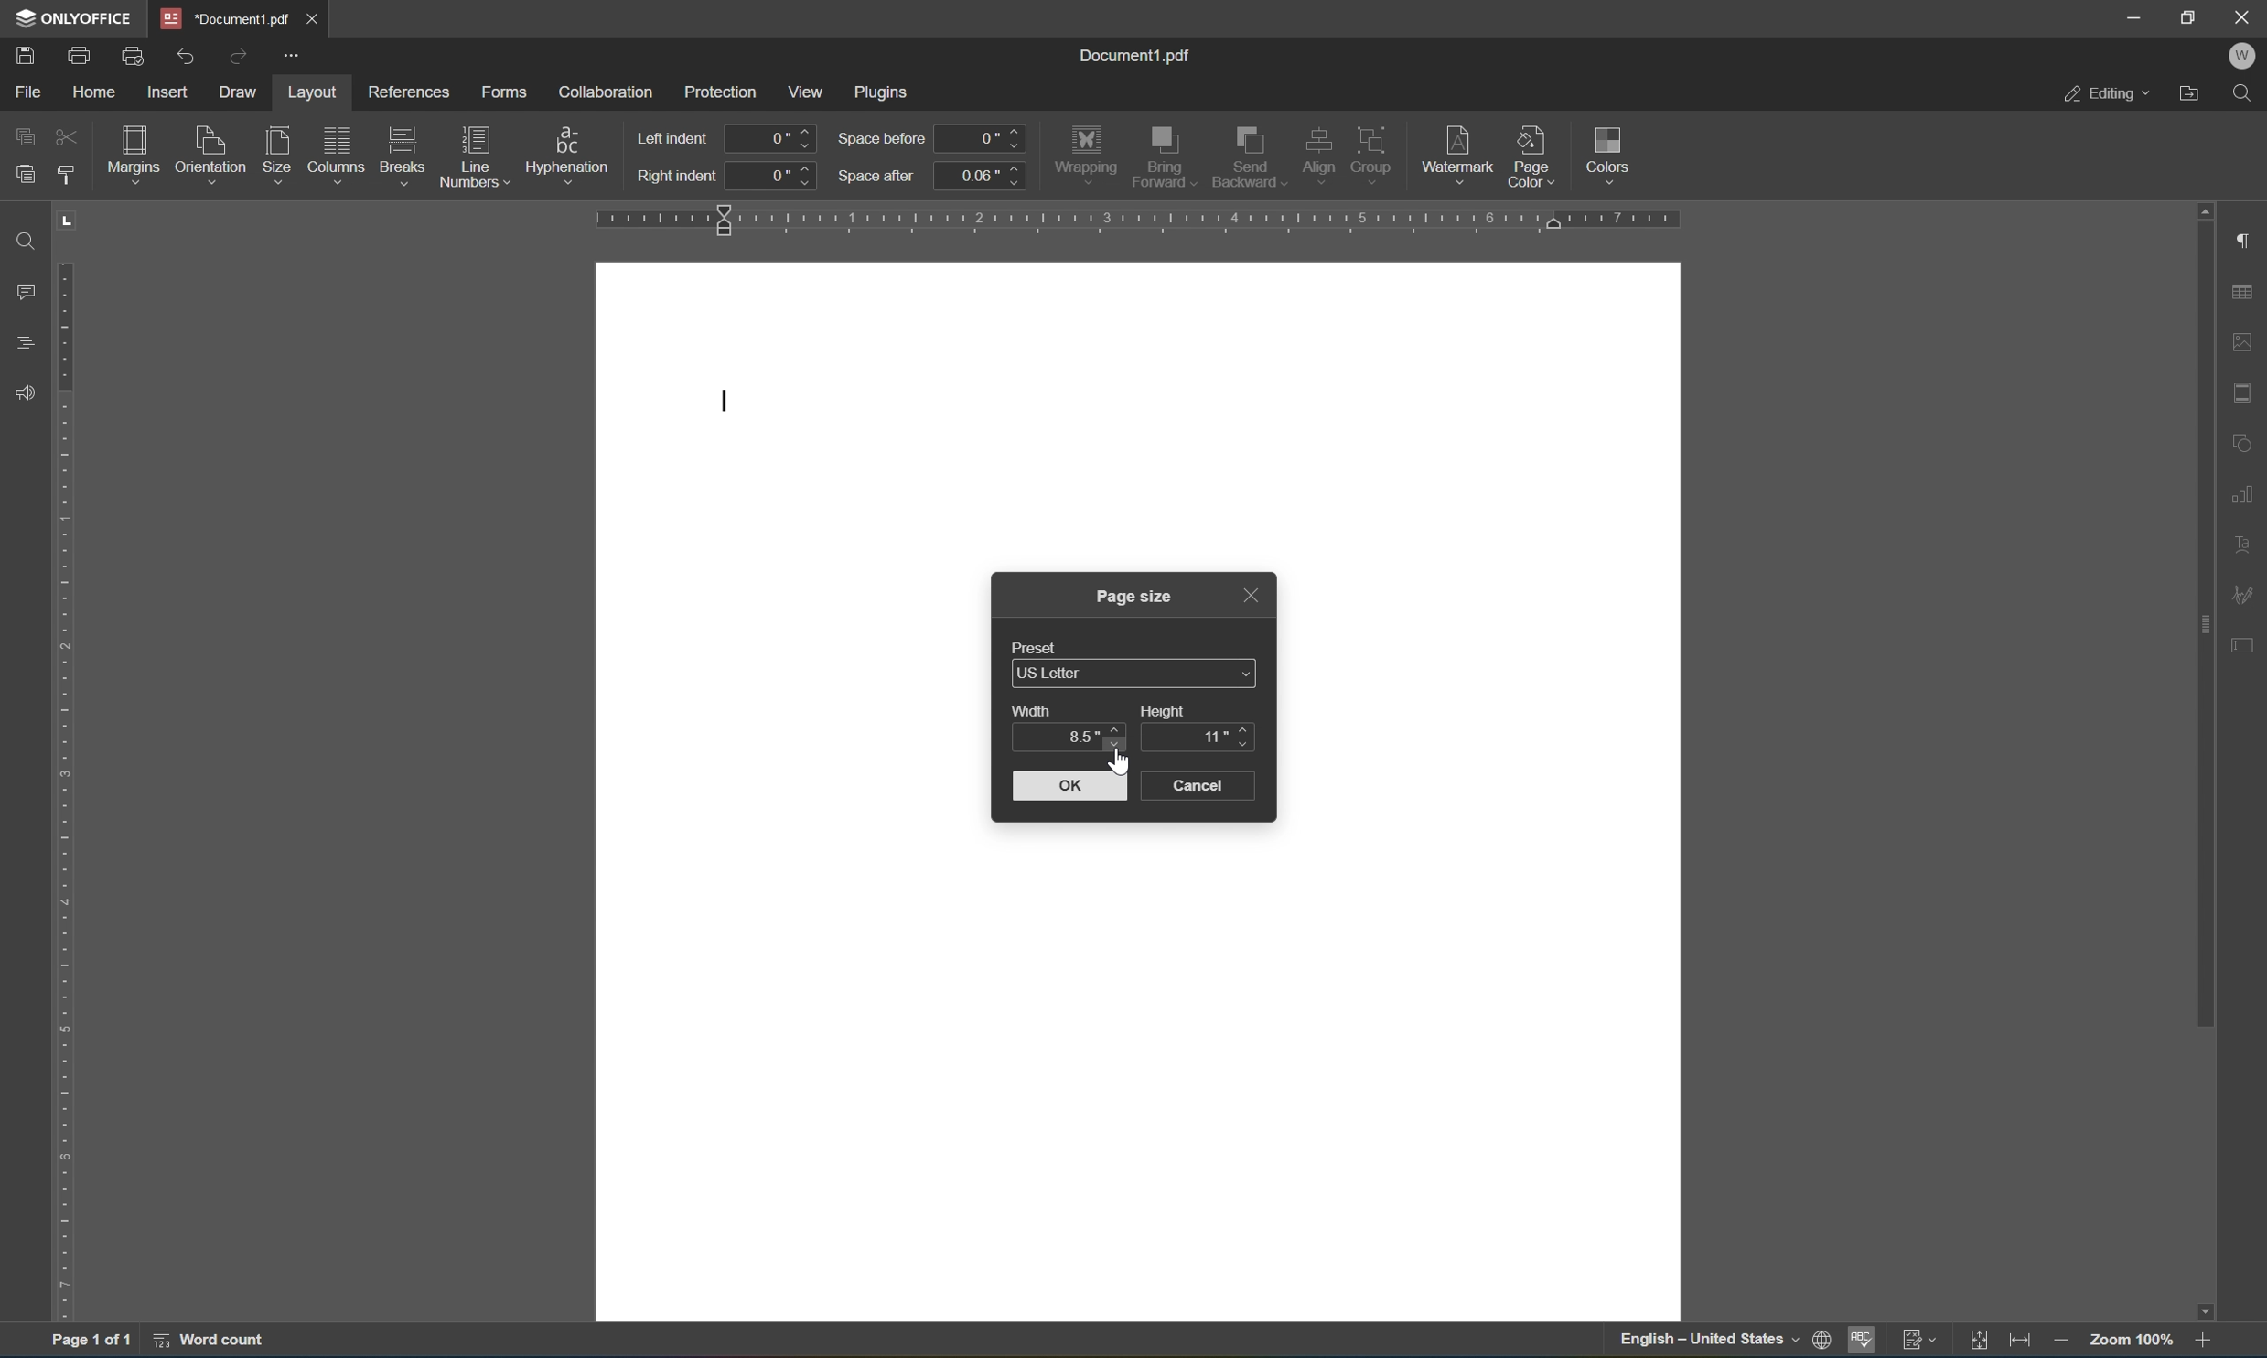 This screenshot has height=1358, width=2267. Describe the element at coordinates (25, 53) in the screenshot. I see `save` at that location.